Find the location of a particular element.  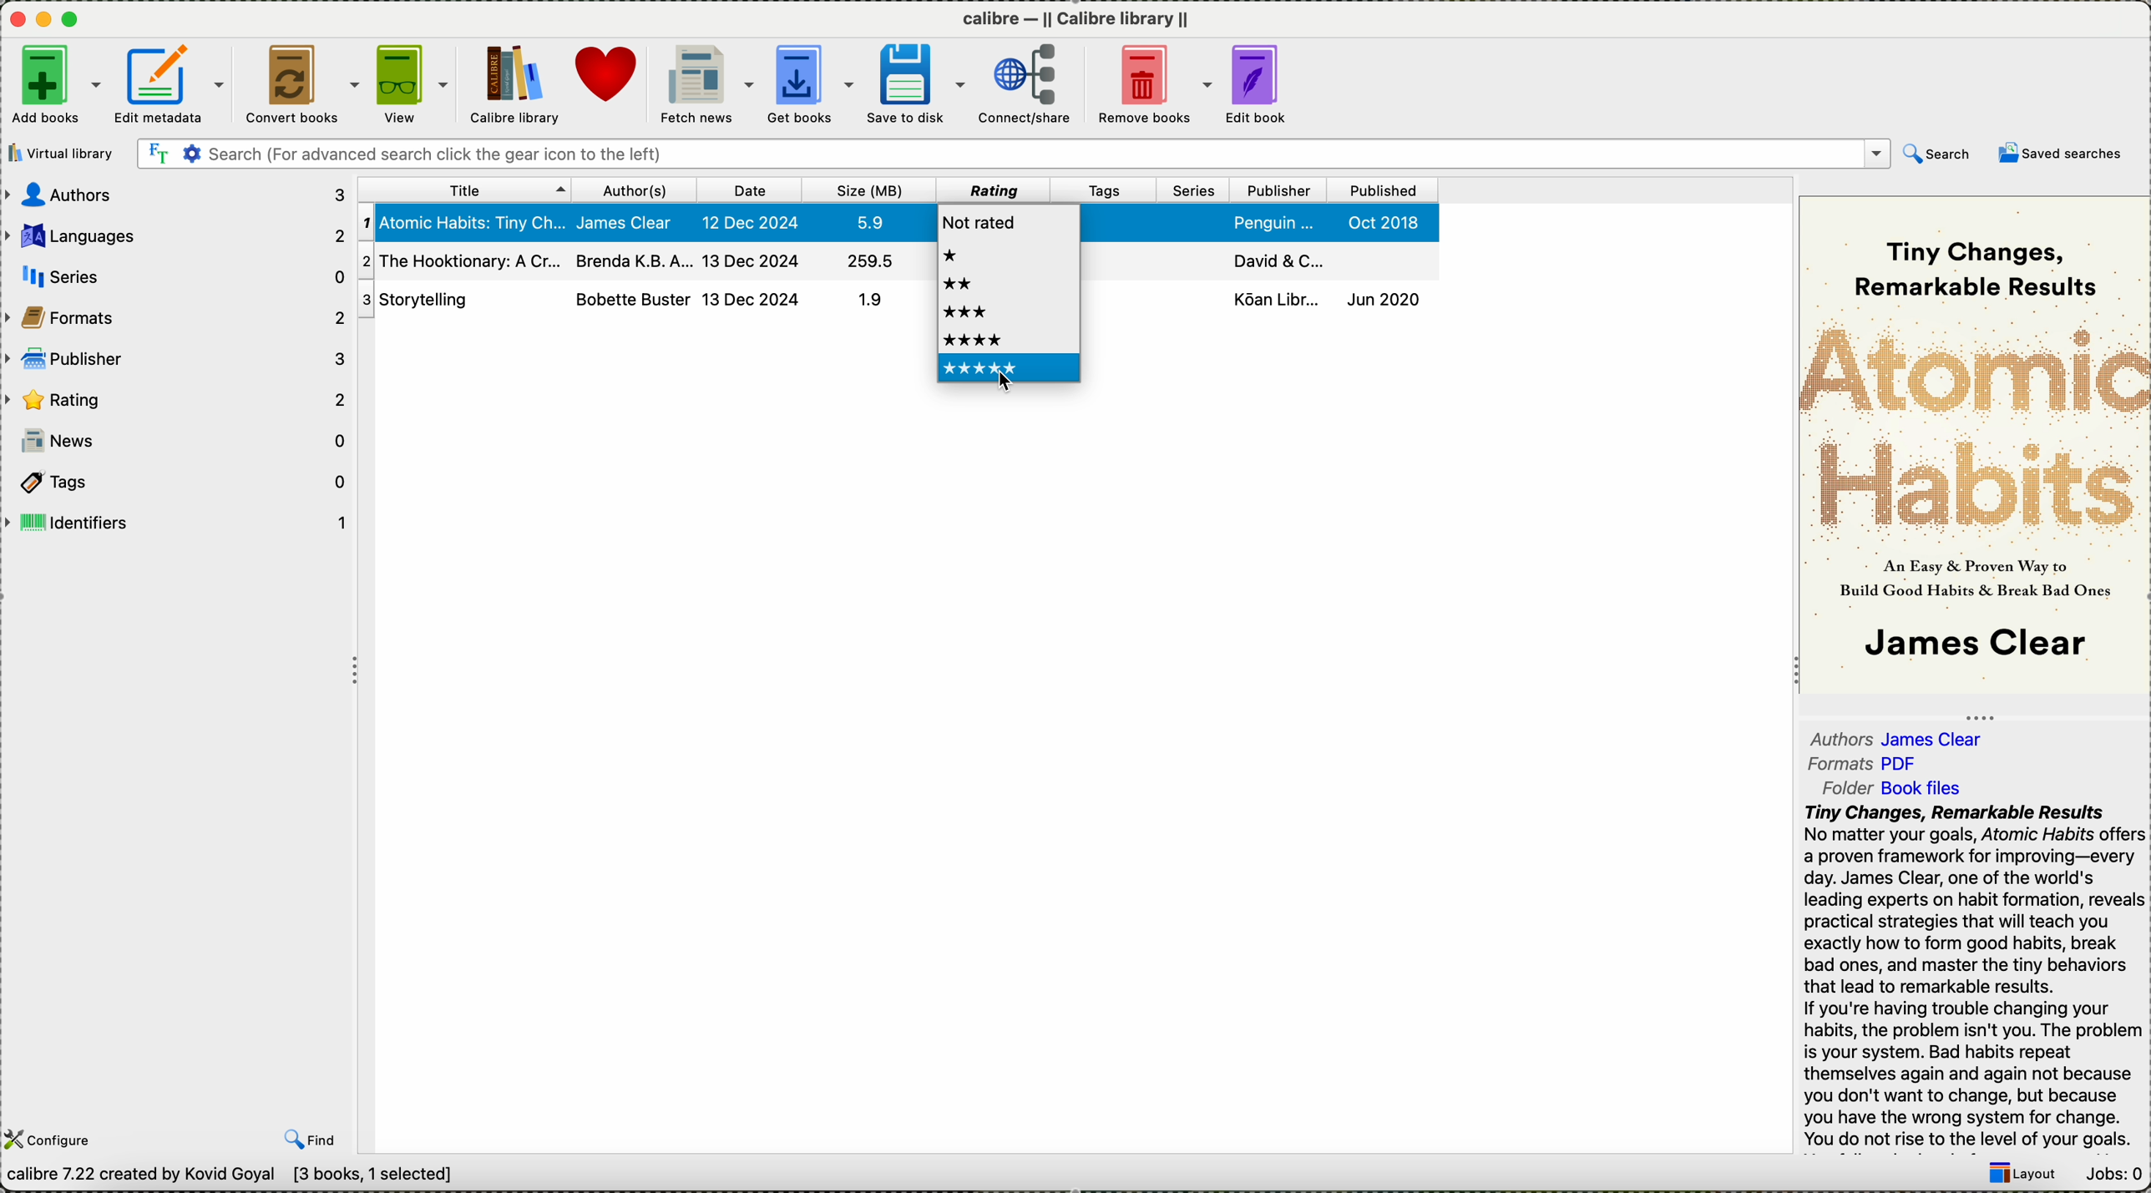

folder book files is located at coordinates (1836, 787).